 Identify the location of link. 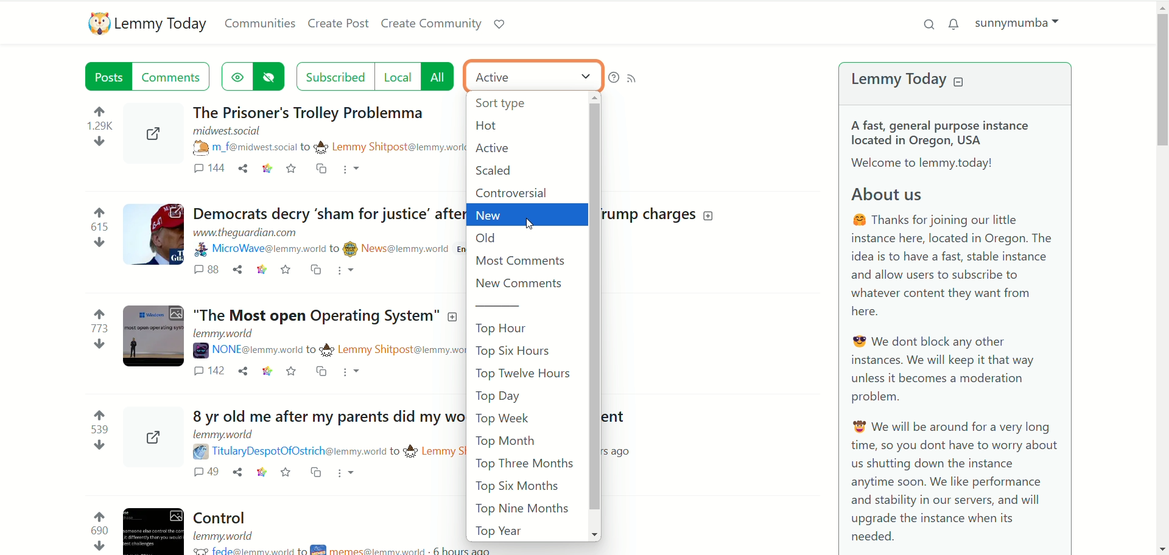
(257, 271).